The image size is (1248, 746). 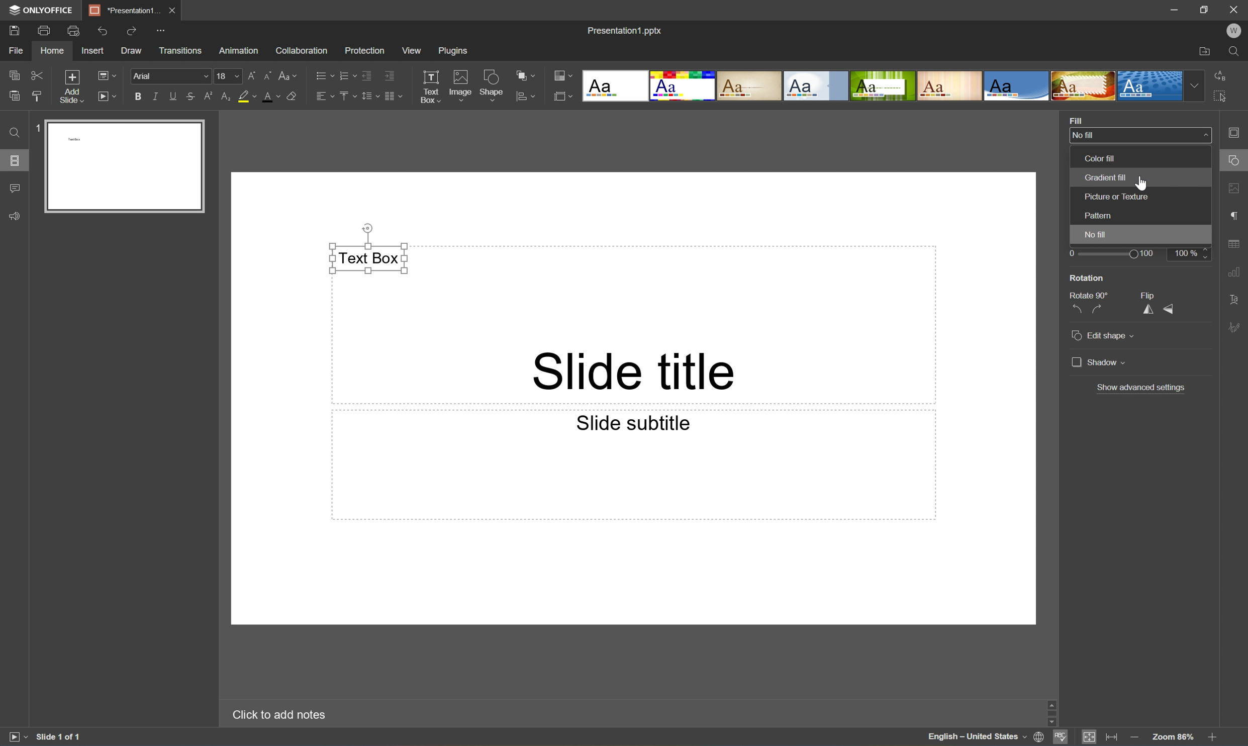 I want to click on Vertically align, so click(x=346, y=98).